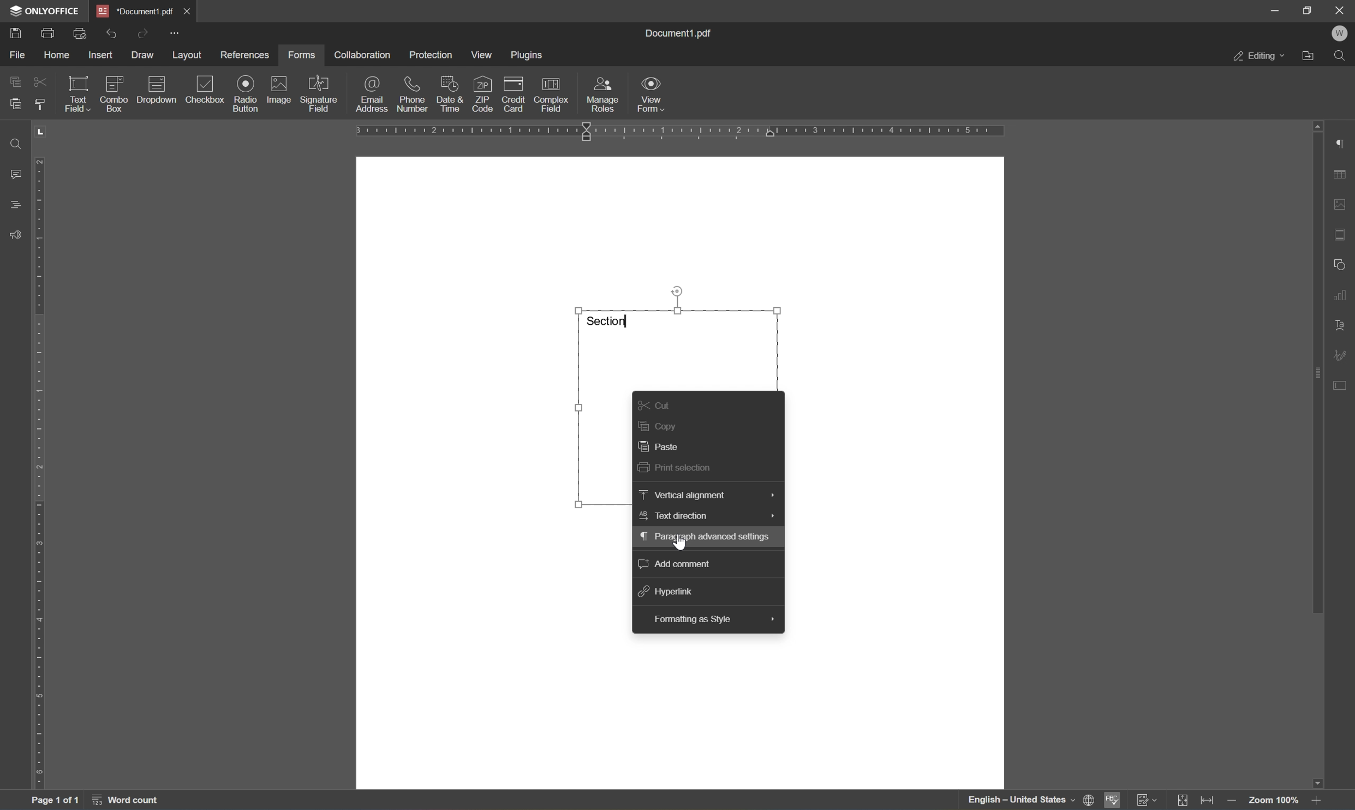  What do you see at coordinates (1028, 800) in the screenshot?
I see `set document language` at bounding box center [1028, 800].